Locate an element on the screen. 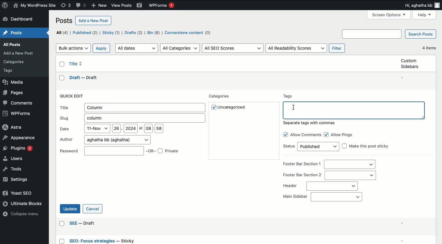 The height and width of the screenshot is (244, 442). Footer bar section 1 is located at coordinates (329, 165).